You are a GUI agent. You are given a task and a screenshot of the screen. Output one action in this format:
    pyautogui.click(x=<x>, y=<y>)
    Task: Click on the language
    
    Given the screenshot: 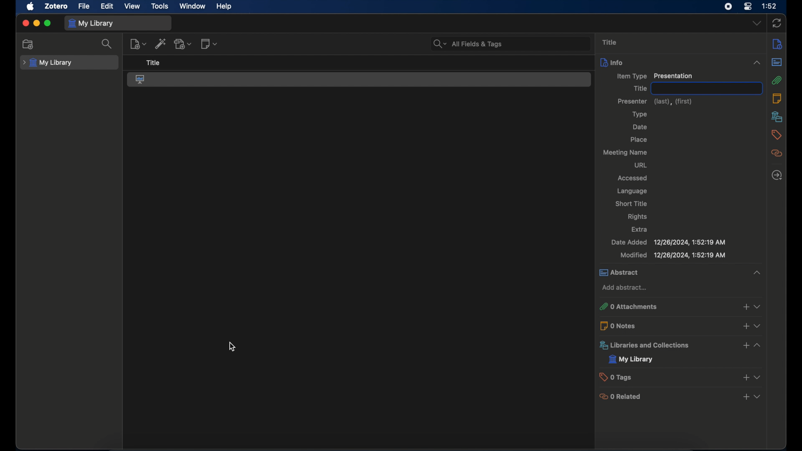 What is the action you would take?
    pyautogui.click(x=632, y=191)
    